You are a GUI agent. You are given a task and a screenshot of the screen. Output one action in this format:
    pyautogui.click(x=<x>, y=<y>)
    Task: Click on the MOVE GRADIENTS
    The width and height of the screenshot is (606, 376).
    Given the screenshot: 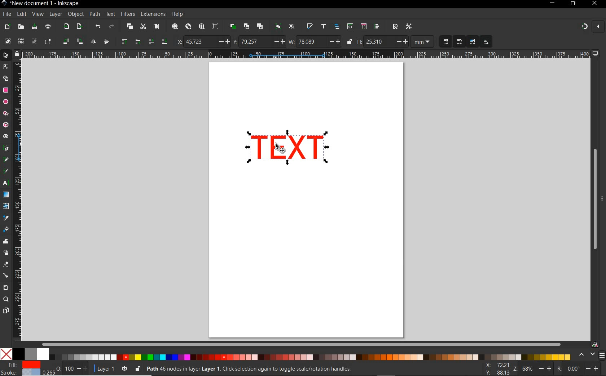 What is the action you would take?
    pyautogui.click(x=473, y=42)
    